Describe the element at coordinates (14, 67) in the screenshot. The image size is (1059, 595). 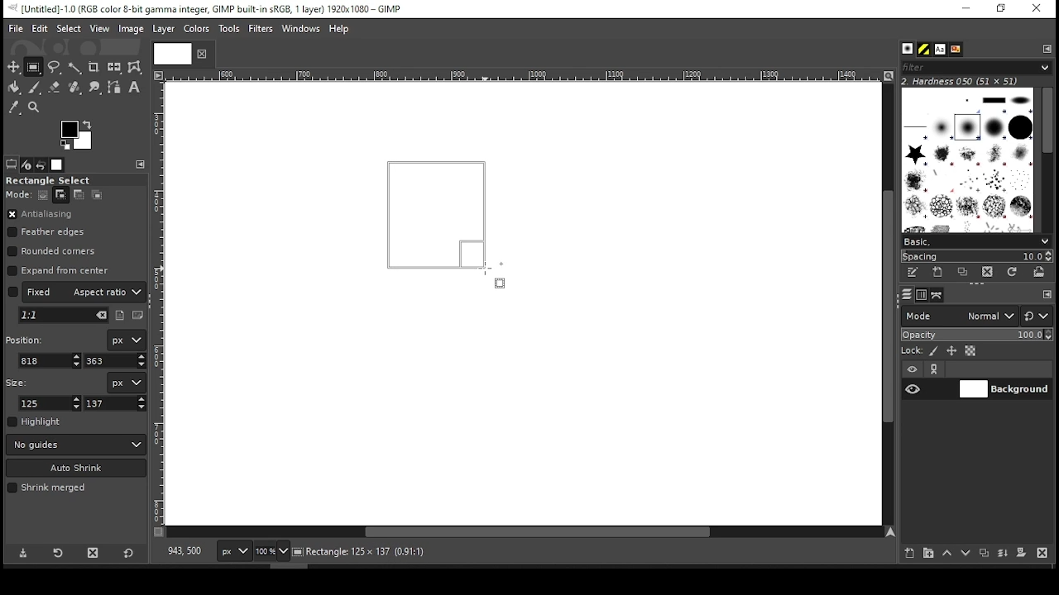
I see `selection tool` at that location.